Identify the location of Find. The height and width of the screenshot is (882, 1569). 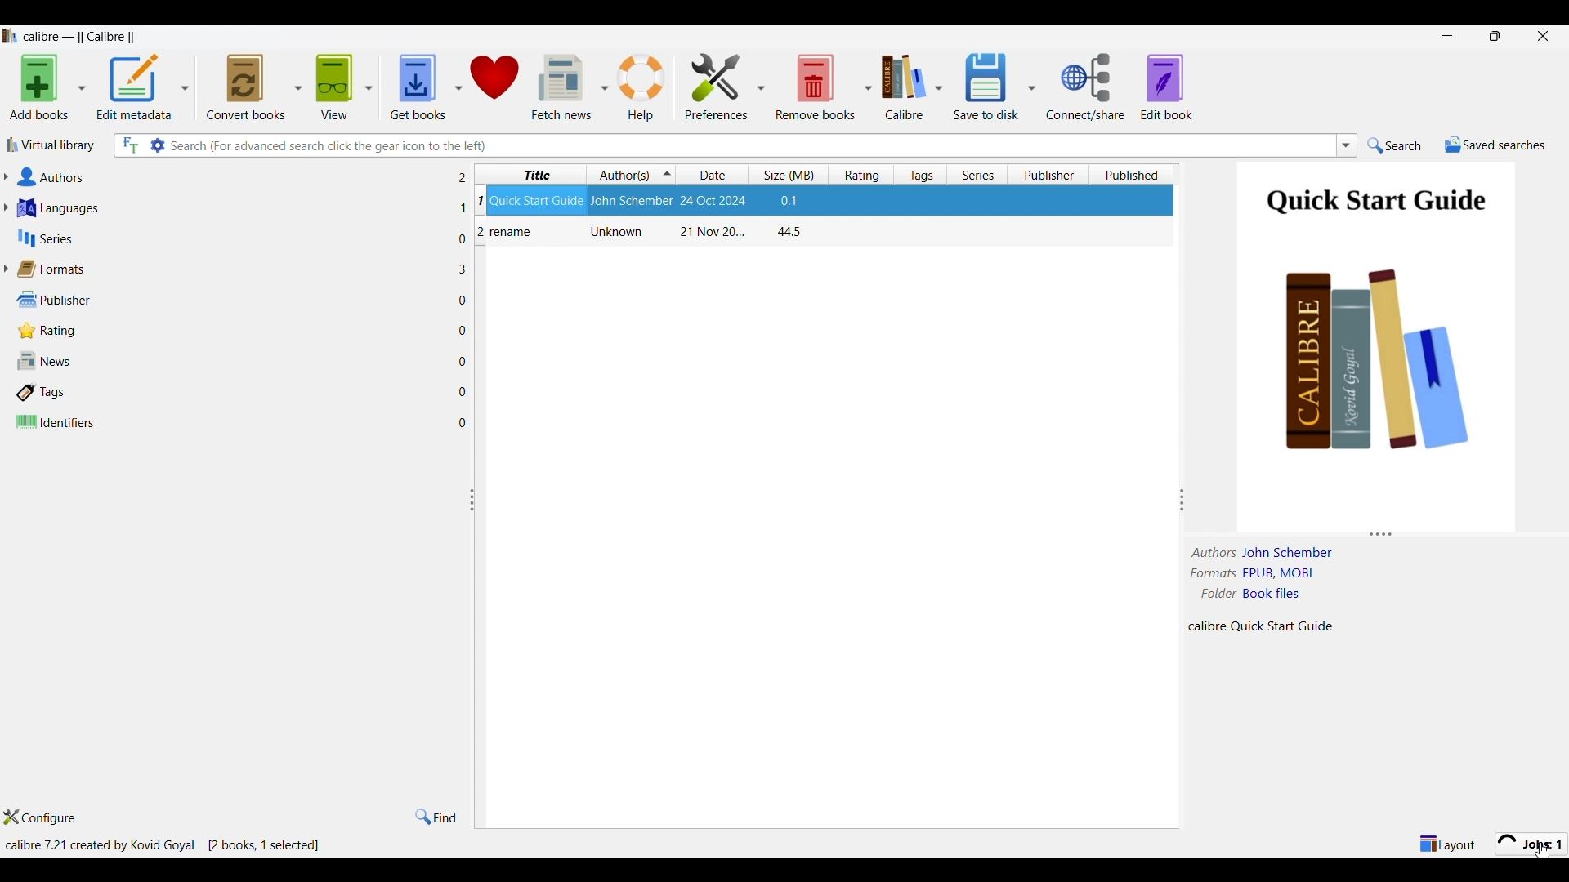
(436, 817).